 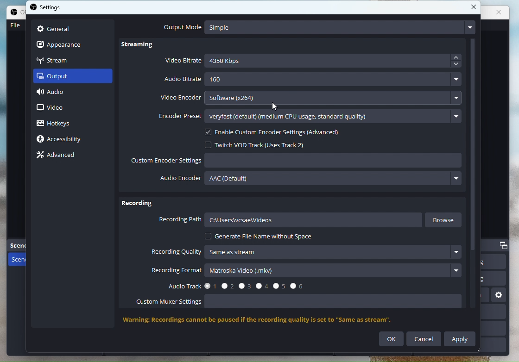 What do you see at coordinates (475, 8) in the screenshot?
I see `close` at bounding box center [475, 8].